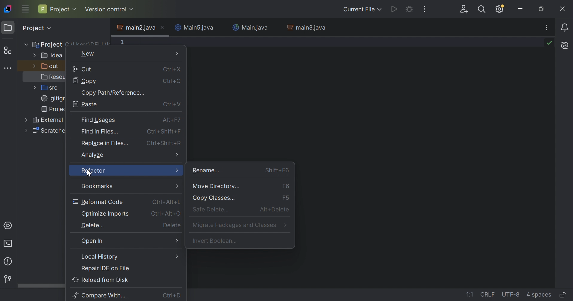  Describe the element at coordinates (217, 186) in the screenshot. I see `Move Directory` at that location.